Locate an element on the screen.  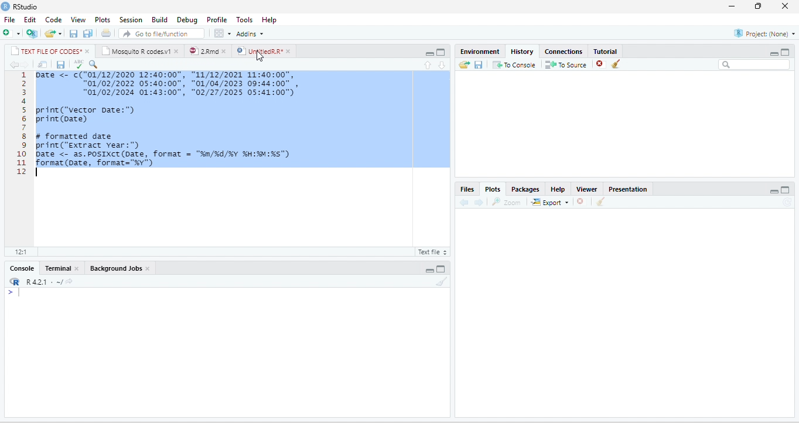
minimize is located at coordinates (774, 53).